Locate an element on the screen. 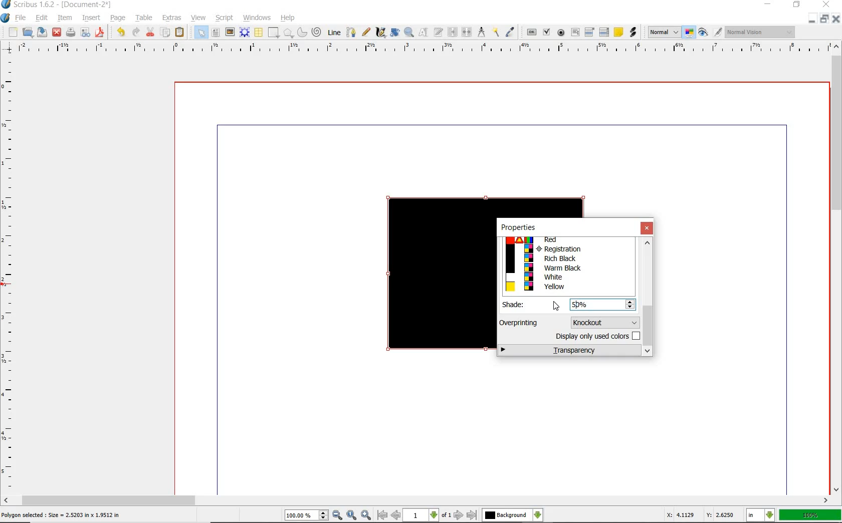 This screenshot has height=523, width=842. ruler is located at coordinates (419, 49).